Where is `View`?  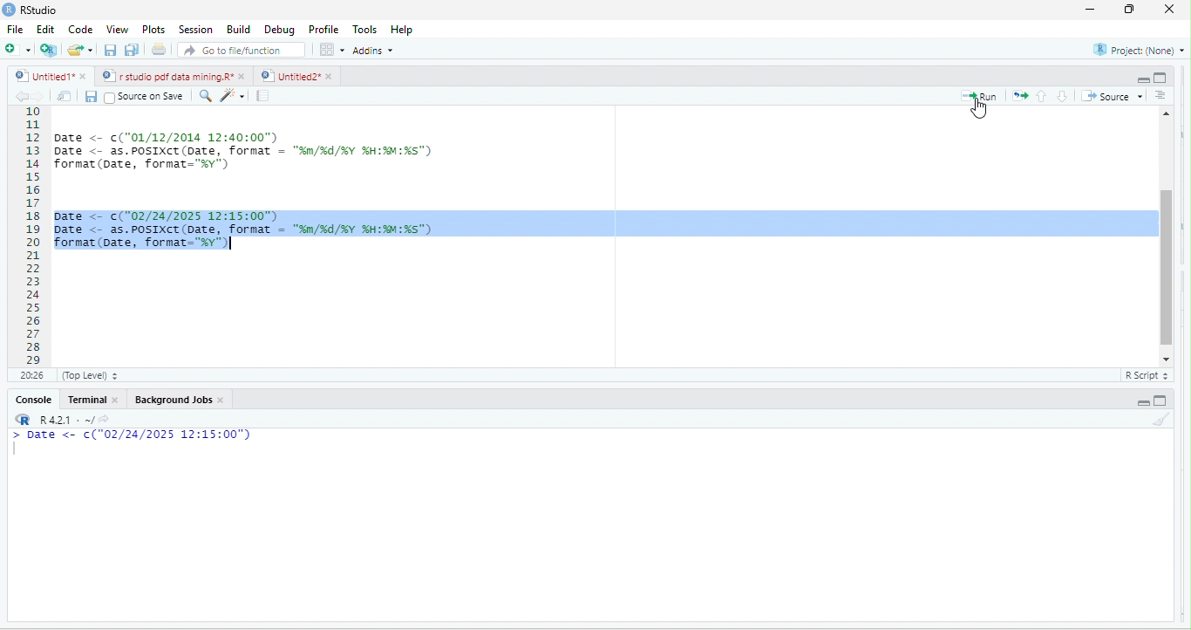 View is located at coordinates (117, 29).